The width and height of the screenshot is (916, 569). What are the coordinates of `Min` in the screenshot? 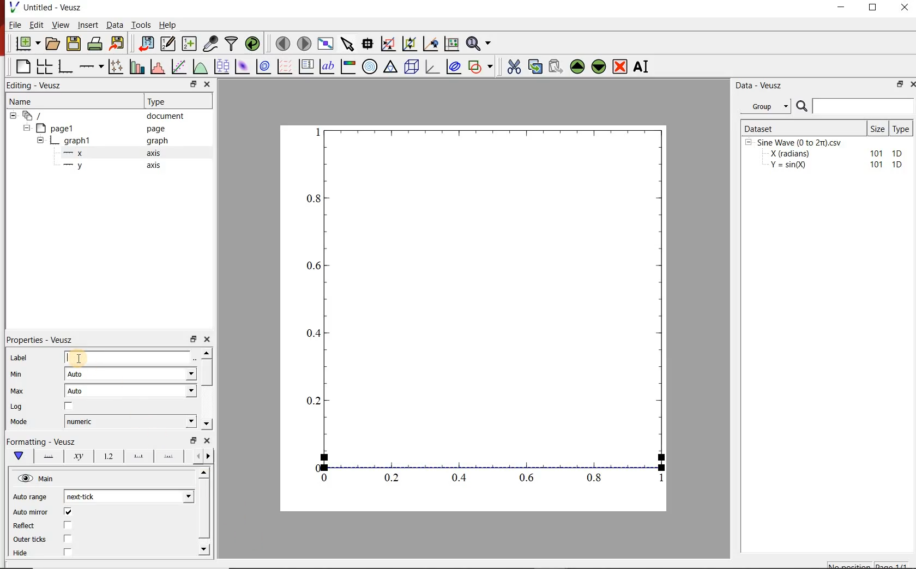 It's located at (17, 373).